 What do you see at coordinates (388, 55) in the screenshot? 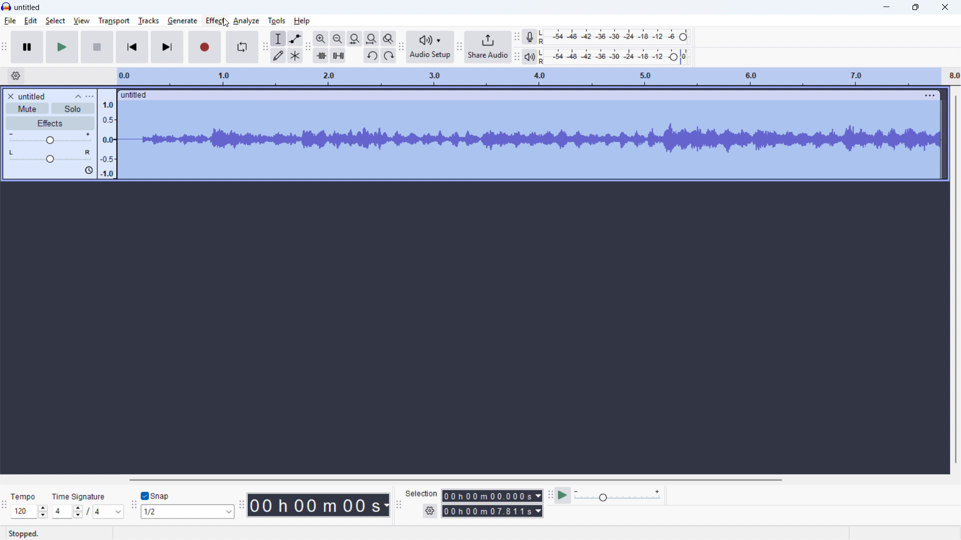
I see `Re-do ` at bounding box center [388, 55].